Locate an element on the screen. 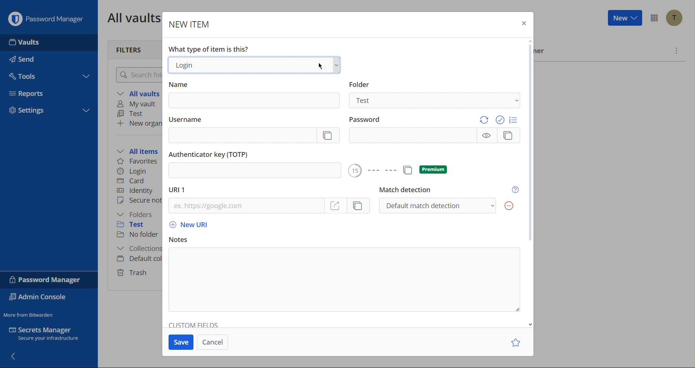 The width and height of the screenshot is (695, 368). New is located at coordinates (624, 17).